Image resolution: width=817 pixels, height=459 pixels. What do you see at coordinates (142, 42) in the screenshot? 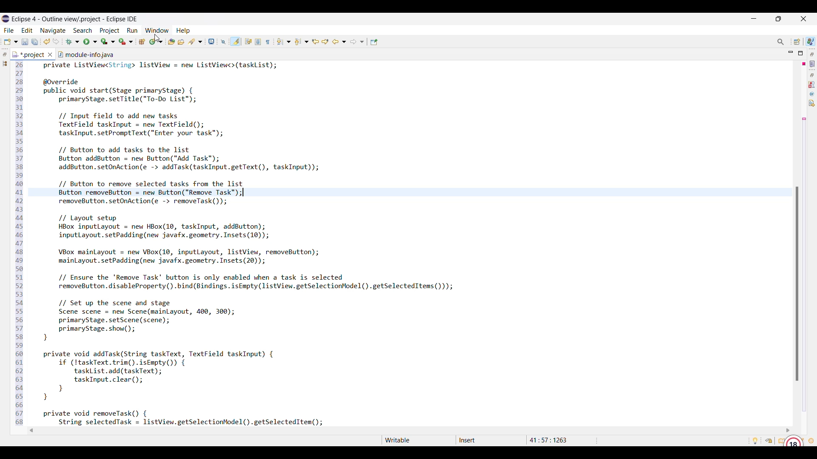
I see `New Java package` at bounding box center [142, 42].